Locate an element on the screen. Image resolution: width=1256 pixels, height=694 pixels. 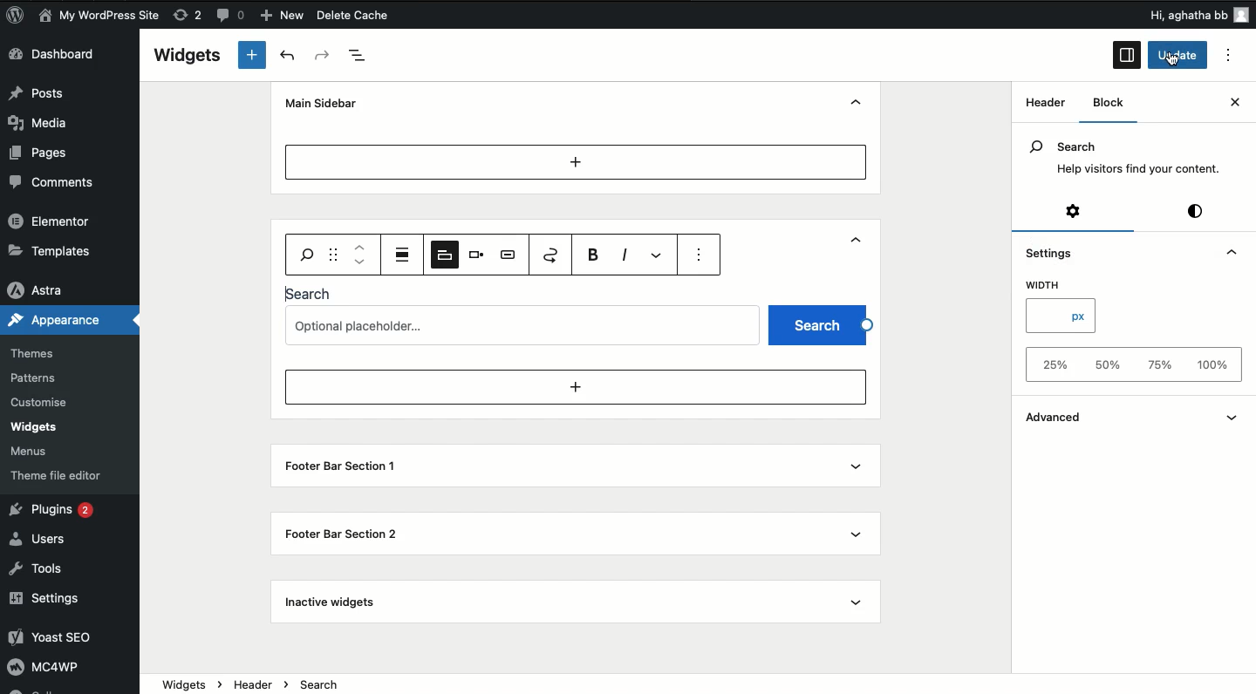
Hide is located at coordinates (859, 102).